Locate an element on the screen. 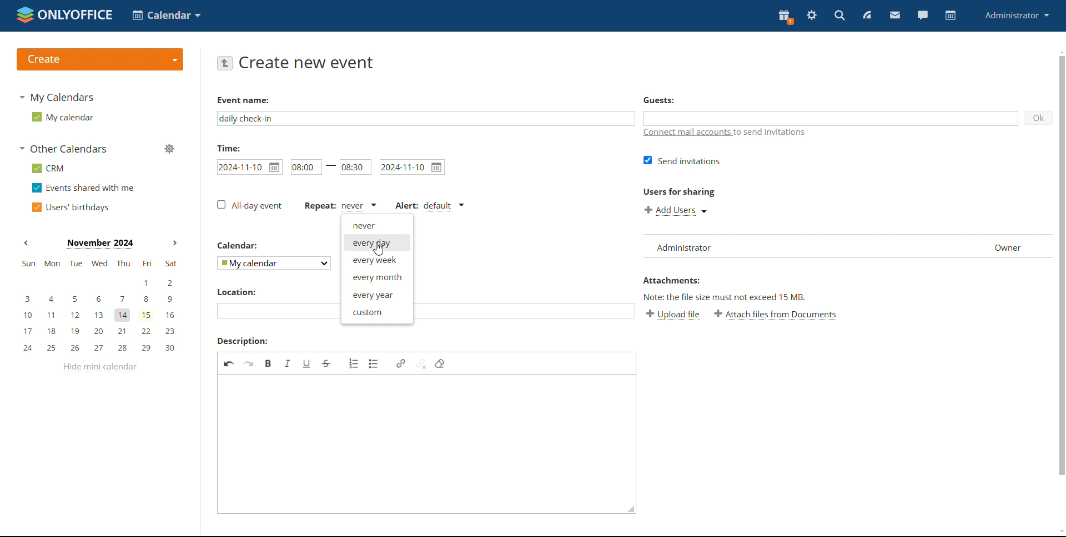 The width and height of the screenshot is (1066, 537). my calendars is located at coordinates (57, 97).